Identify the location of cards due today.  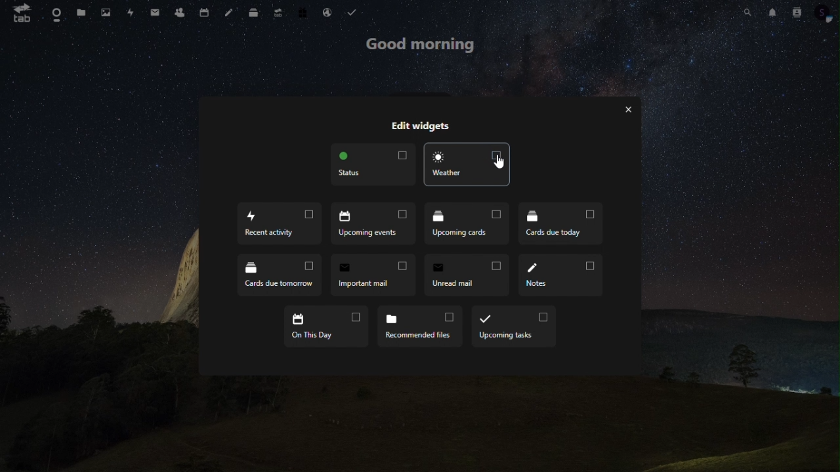
(559, 223).